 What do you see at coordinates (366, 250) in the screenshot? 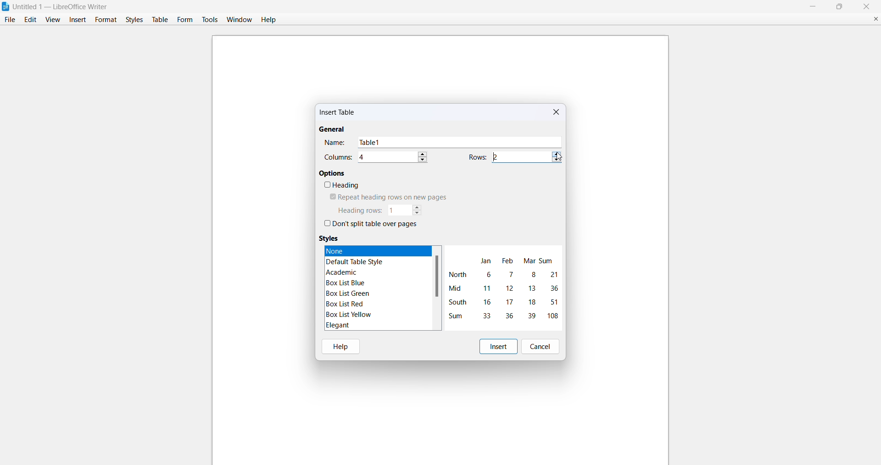
I see `none` at bounding box center [366, 250].